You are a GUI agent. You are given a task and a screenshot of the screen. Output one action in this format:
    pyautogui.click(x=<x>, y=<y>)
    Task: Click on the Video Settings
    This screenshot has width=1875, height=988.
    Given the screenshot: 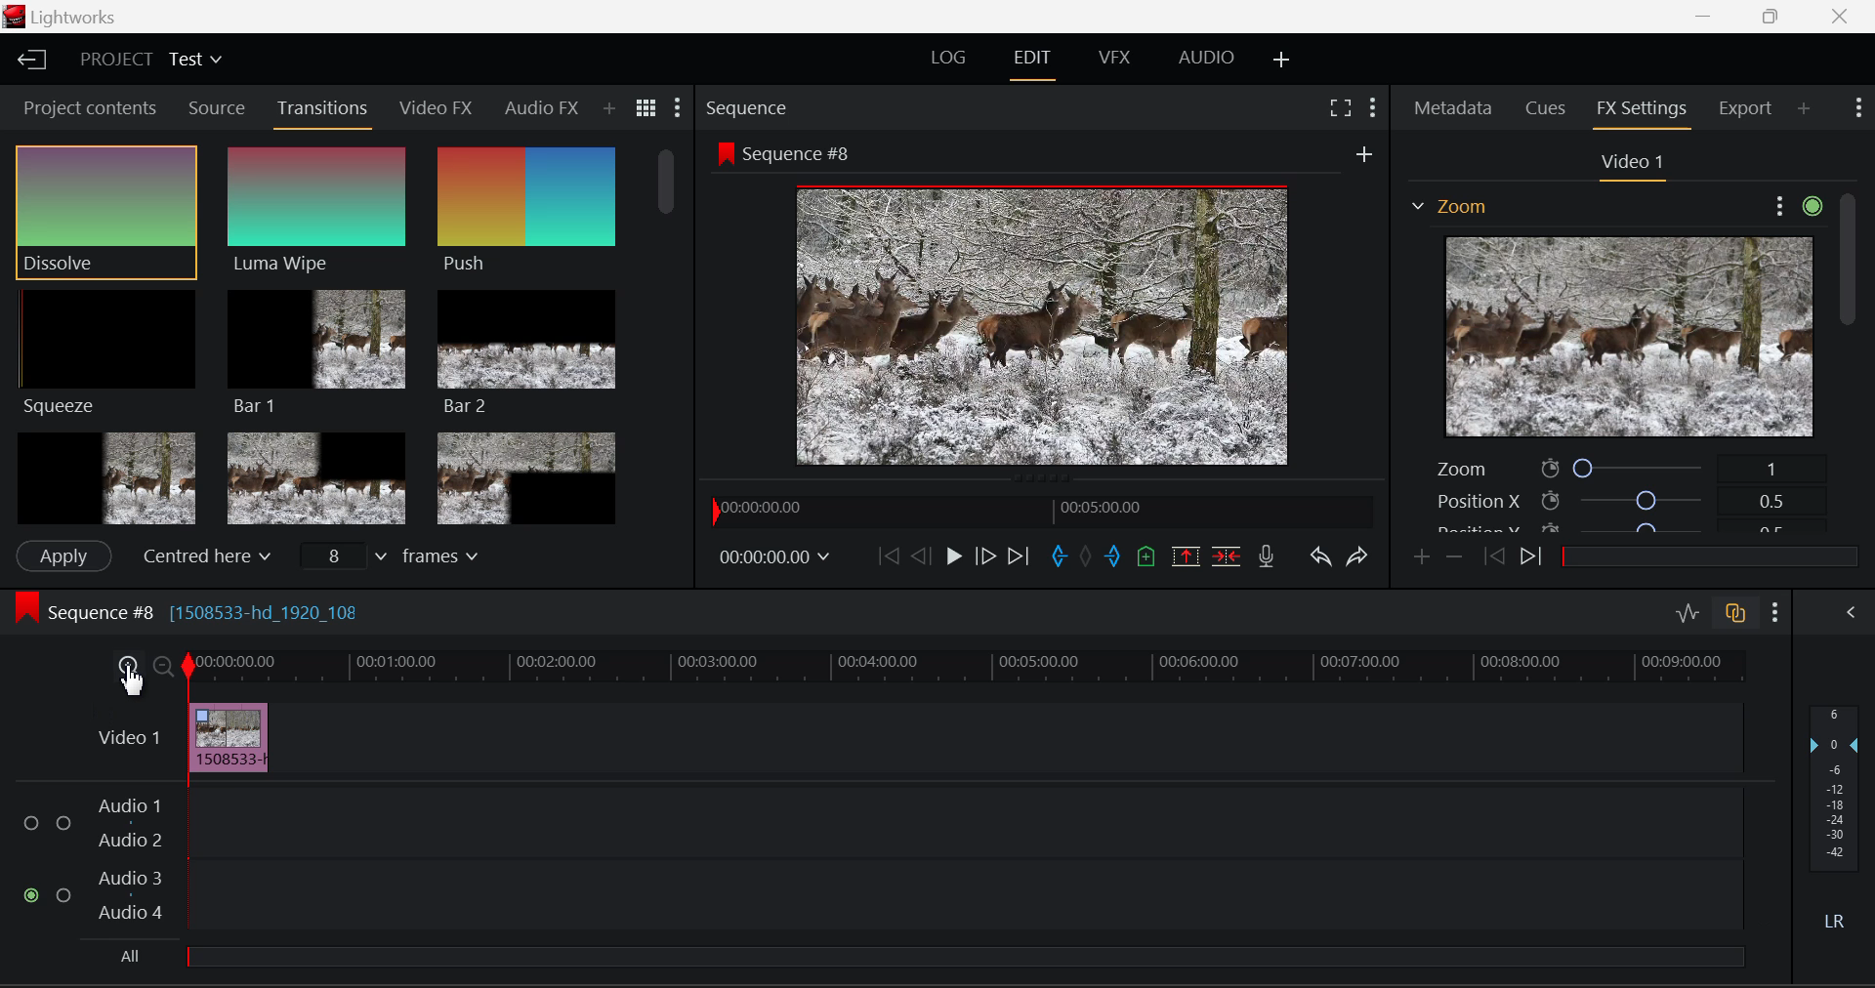 What is the action you would take?
    pyautogui.click(x=1633, y=162)
    